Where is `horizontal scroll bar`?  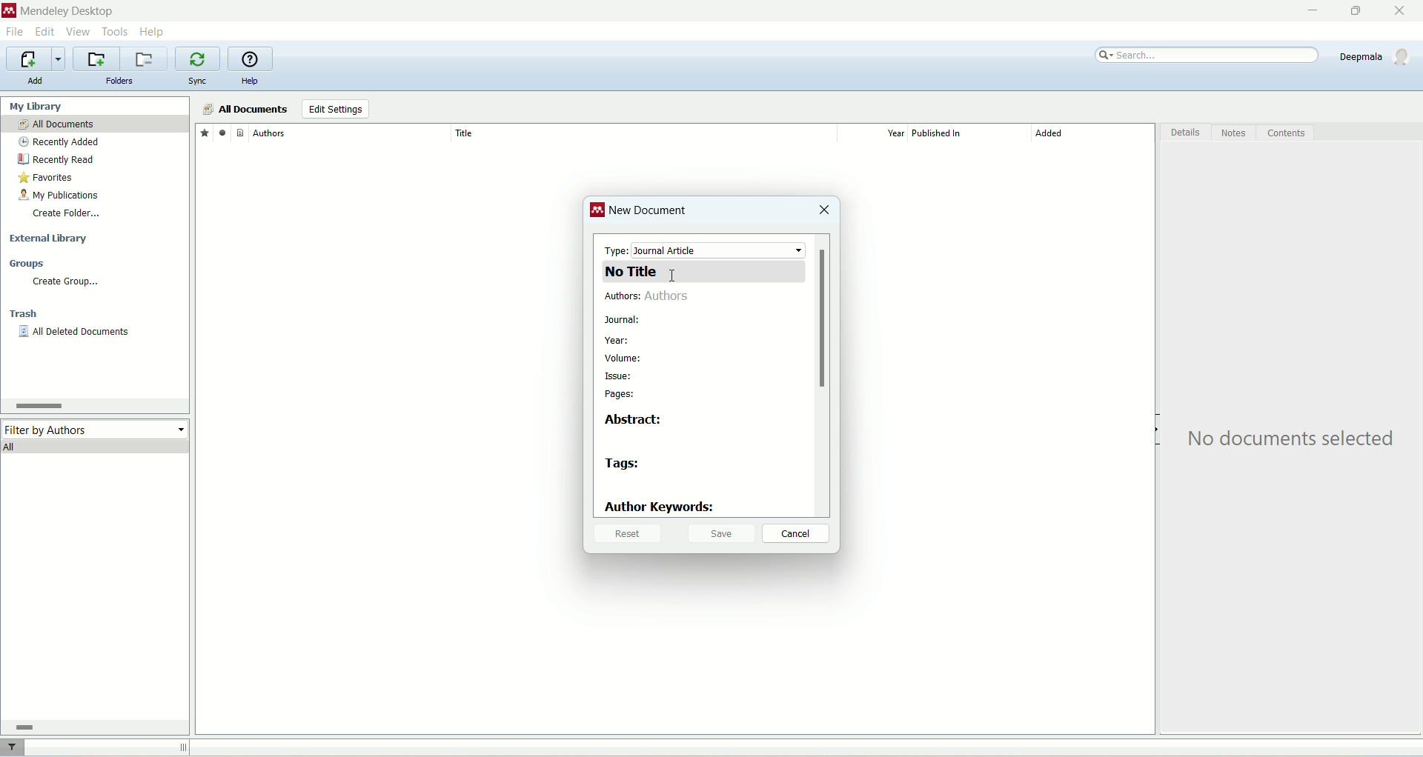
horizontal scroll bar is located at coordinates (92, 727).